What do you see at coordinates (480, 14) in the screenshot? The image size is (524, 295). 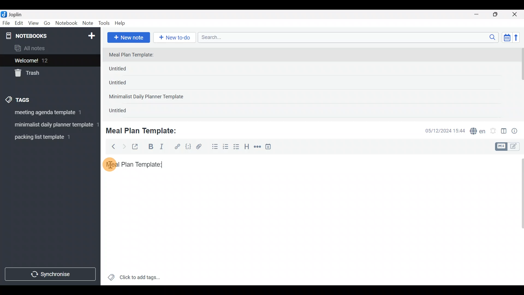 I see `Minimize` at bounding box center [480, 14].